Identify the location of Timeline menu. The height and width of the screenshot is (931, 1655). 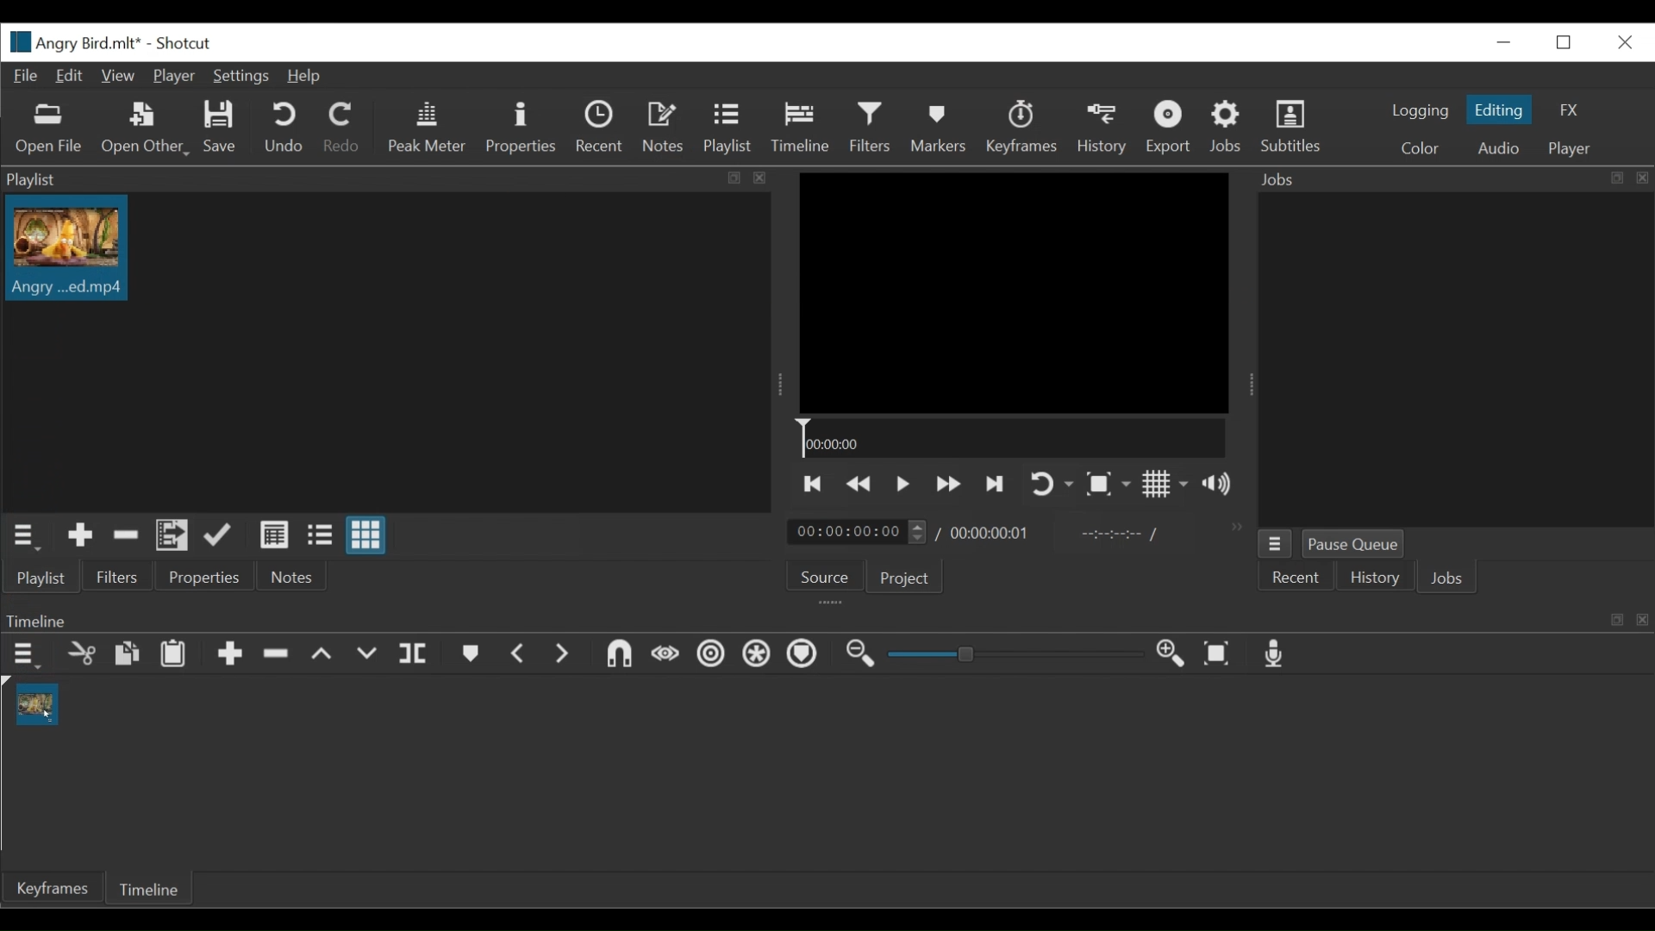
(22, 653).